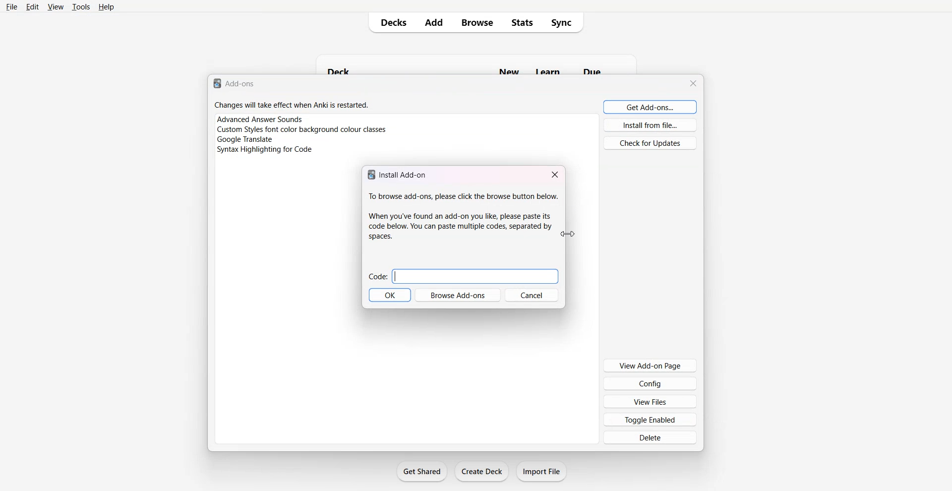  What do you see at coordinates (463, 217) in the screenshot?
I see `to browse add-ons, please click the browse button below.` at bounding box center [463, 217].